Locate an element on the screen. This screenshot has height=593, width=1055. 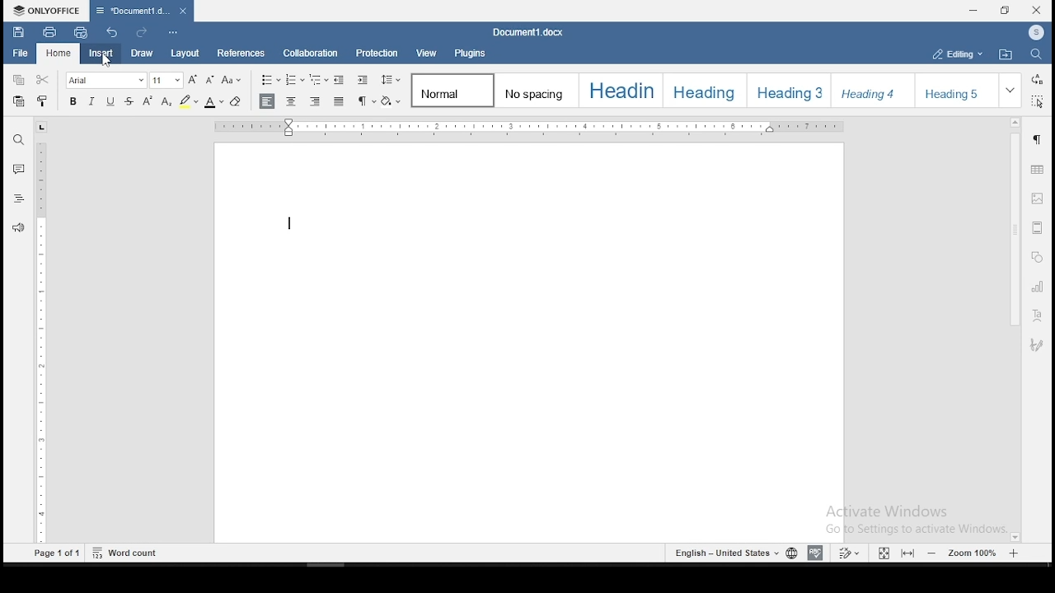
minimize is located at coordinates (975, 10).